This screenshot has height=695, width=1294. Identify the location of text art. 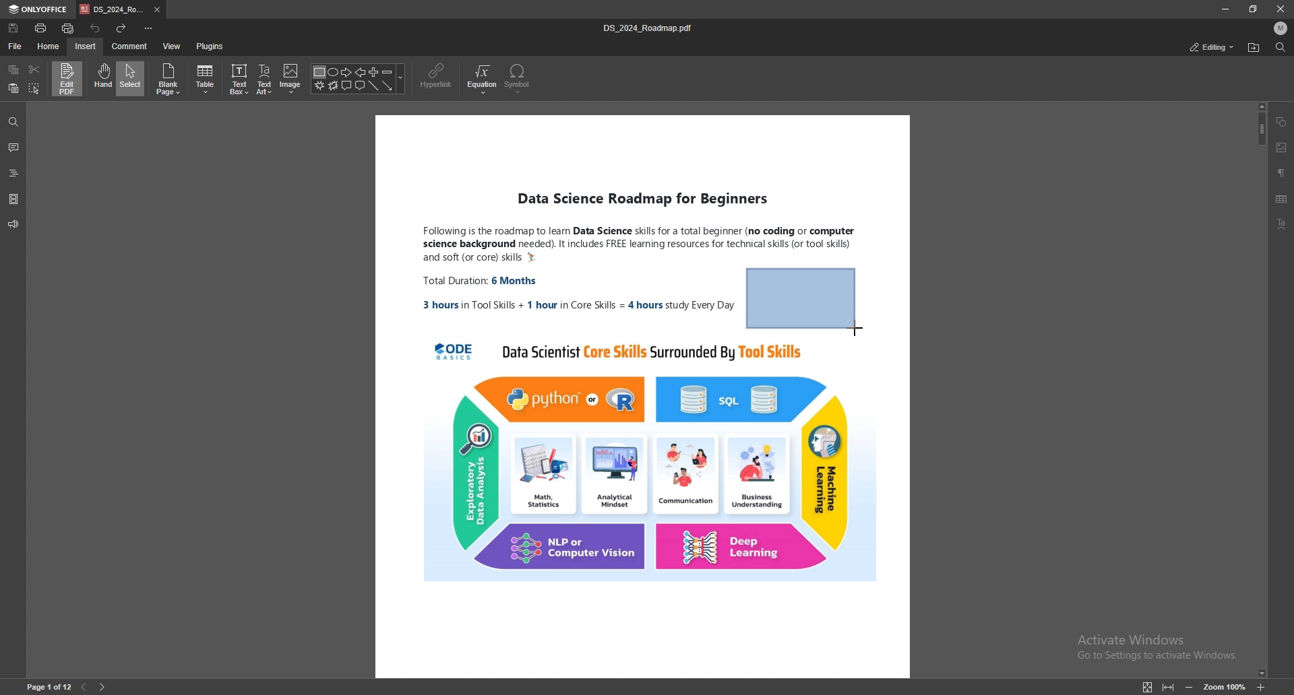
(1285, 224).